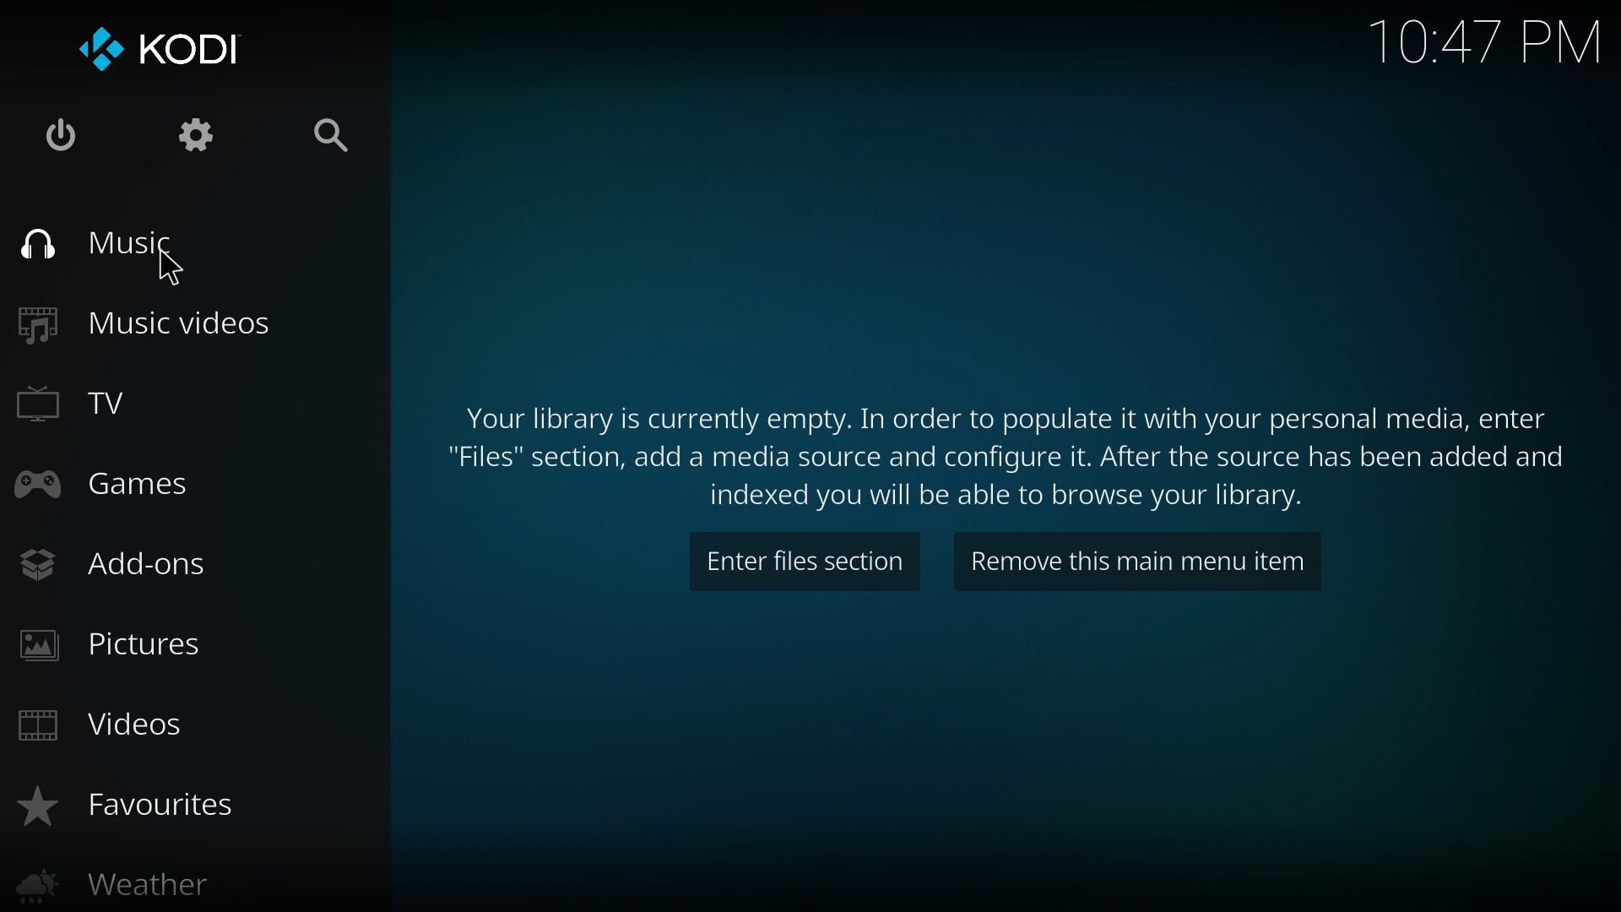 Image resolution: width=1621 pixels, height=912 pixels. I want to click on close, so click(69, 133).